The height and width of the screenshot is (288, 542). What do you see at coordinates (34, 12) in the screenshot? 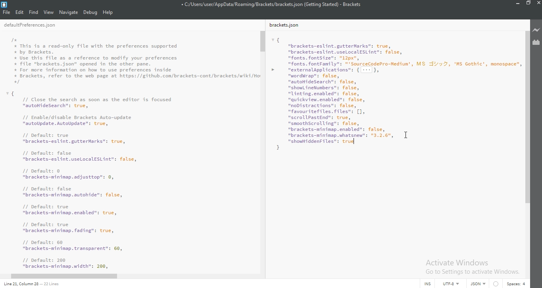
I see `Find` at bounding box center [34, 12].